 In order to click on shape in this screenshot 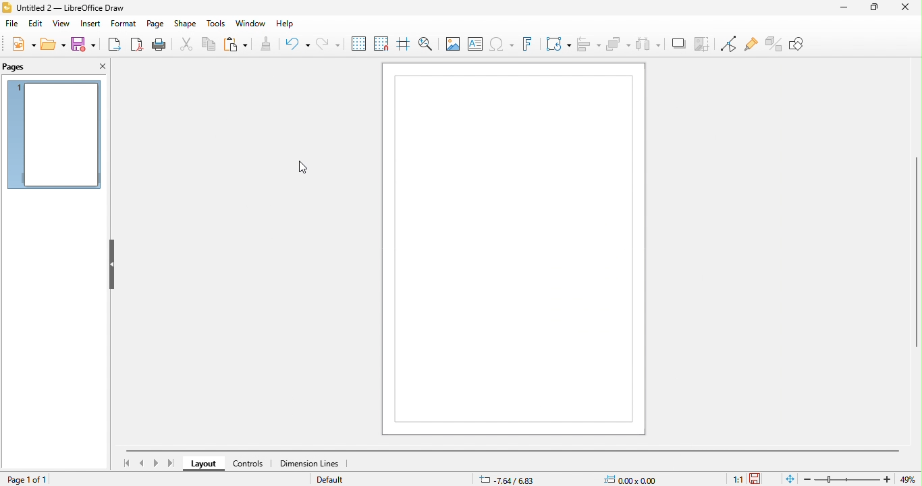, I will do `click(186, 24)`.